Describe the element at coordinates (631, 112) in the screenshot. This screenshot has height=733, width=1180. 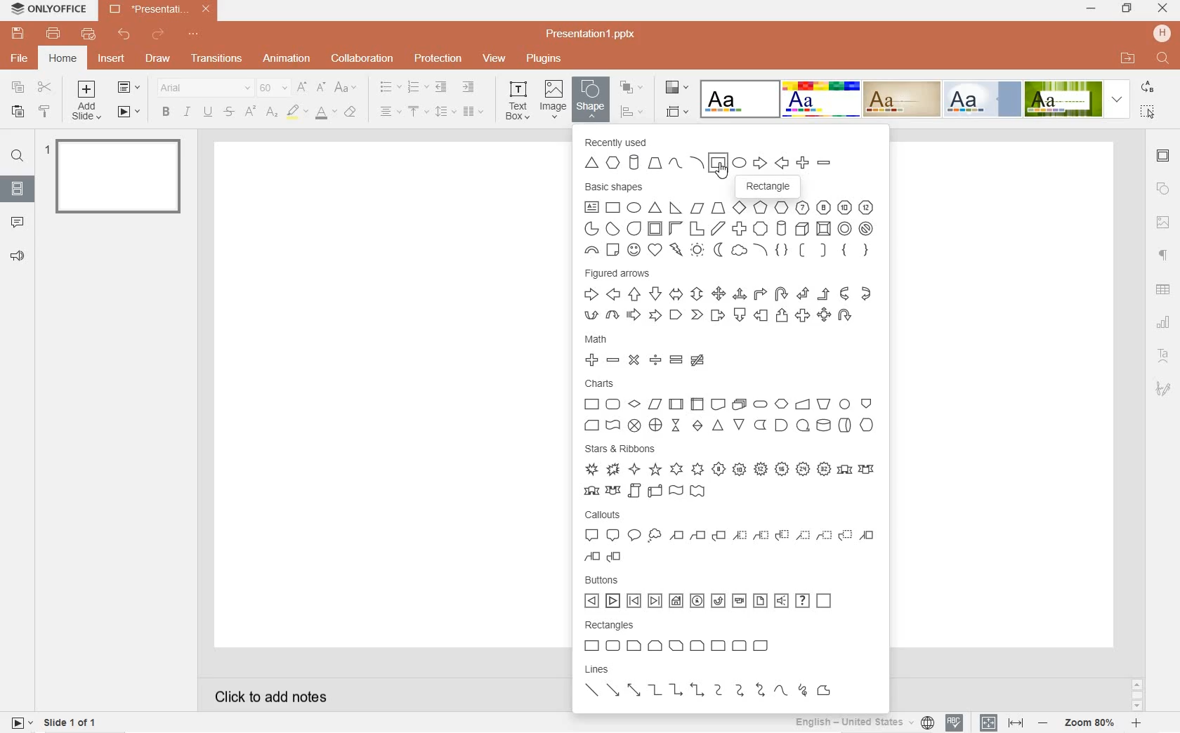
I see `align shape` at that location.